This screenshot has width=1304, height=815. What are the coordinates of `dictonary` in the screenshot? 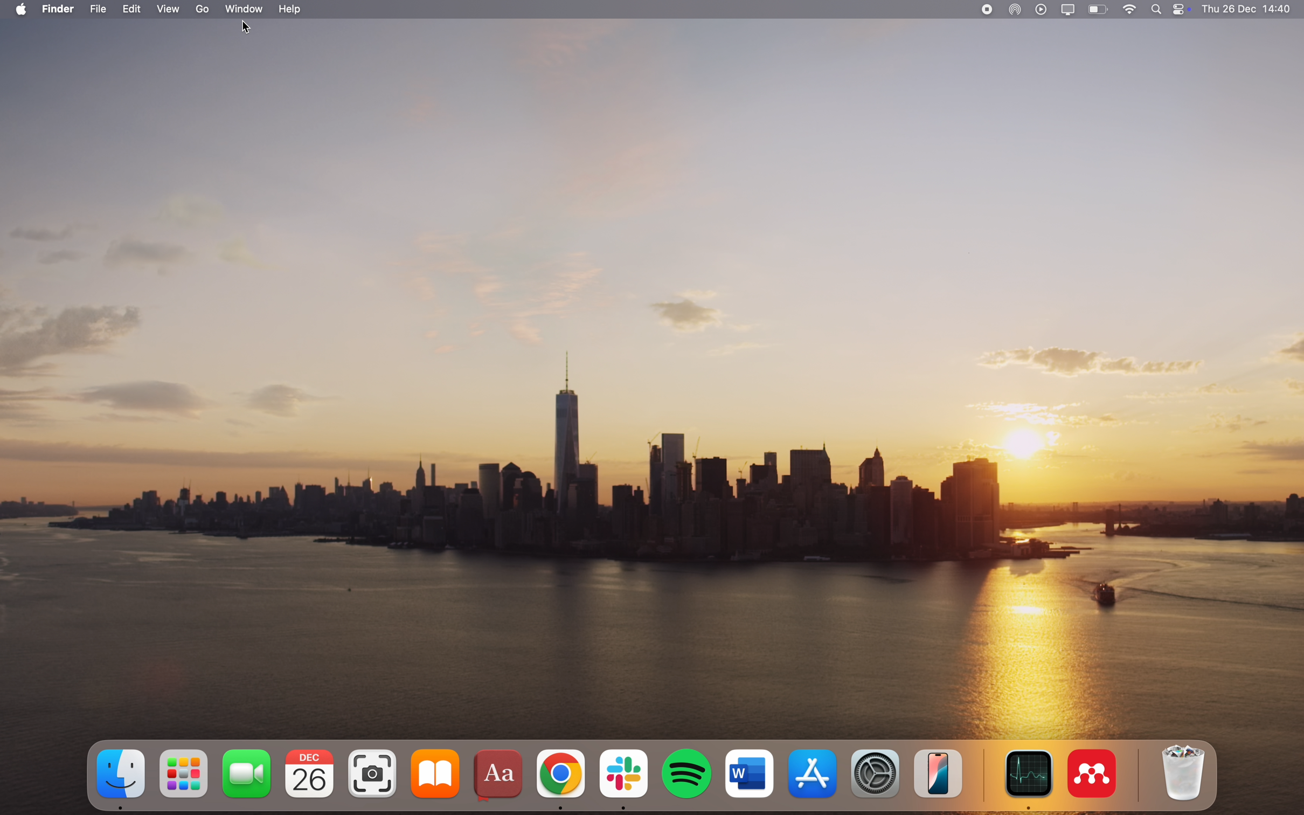 It's located at (500, 776).